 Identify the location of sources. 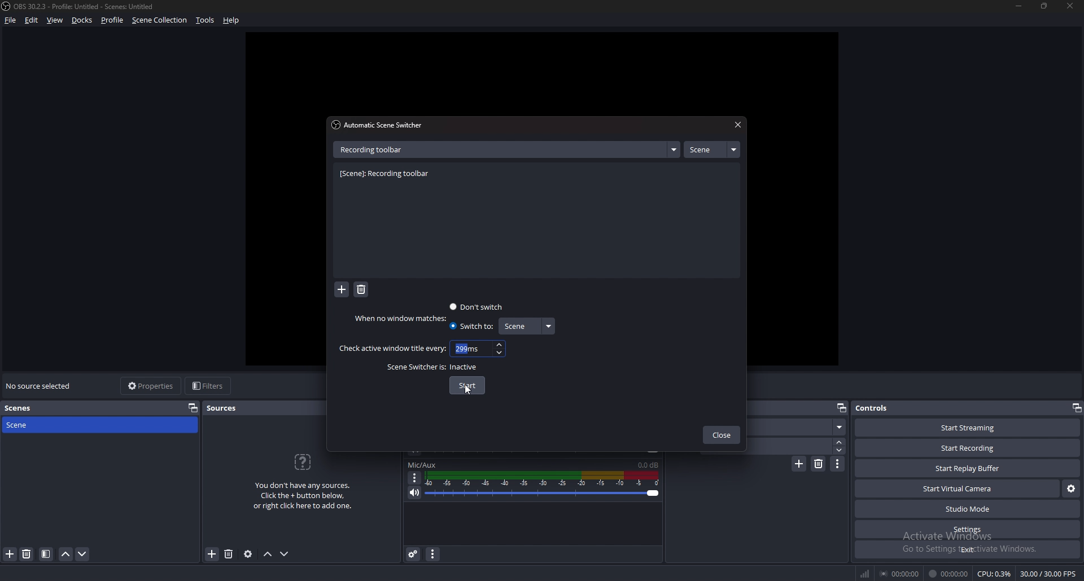
(227, 408).